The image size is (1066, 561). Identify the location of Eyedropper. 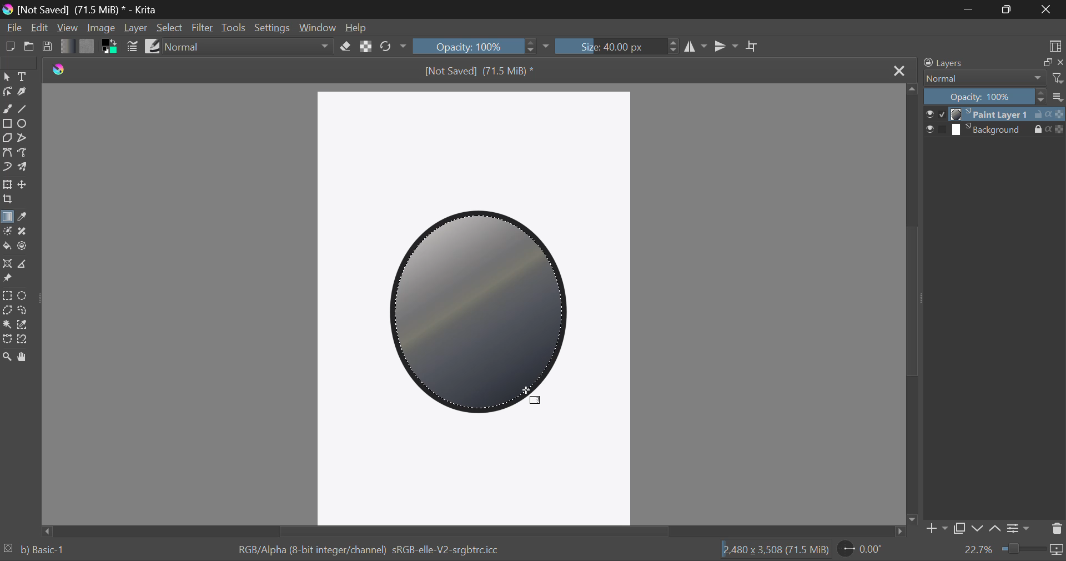
(26, 217).